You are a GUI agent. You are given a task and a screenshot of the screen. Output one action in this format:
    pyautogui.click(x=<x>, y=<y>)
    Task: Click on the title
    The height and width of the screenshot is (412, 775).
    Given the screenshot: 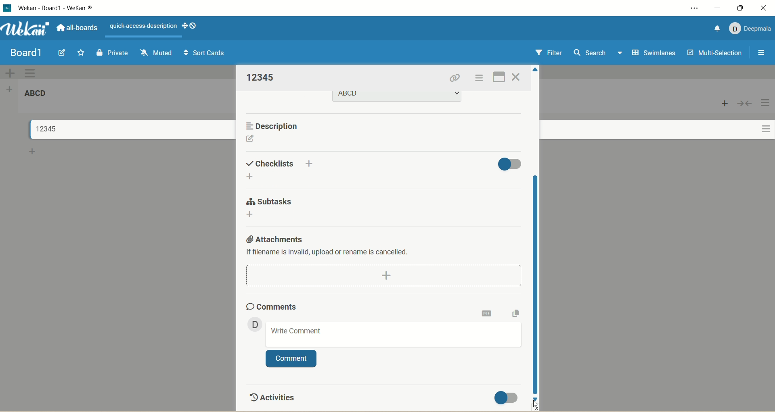 What is the action you would take?
    pyautogui.click(x=262, y=77)
    